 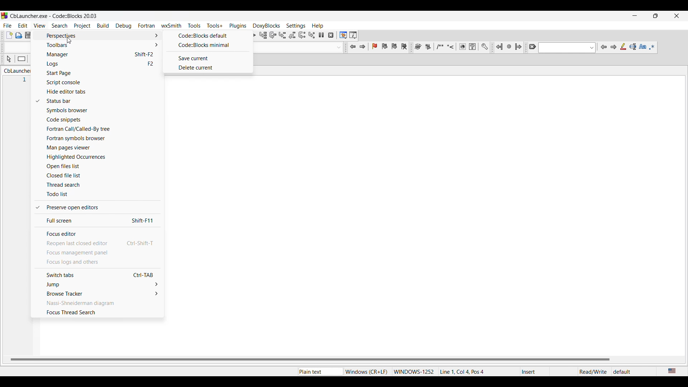 I want to click on Current tab, so click(x=19, y=71).